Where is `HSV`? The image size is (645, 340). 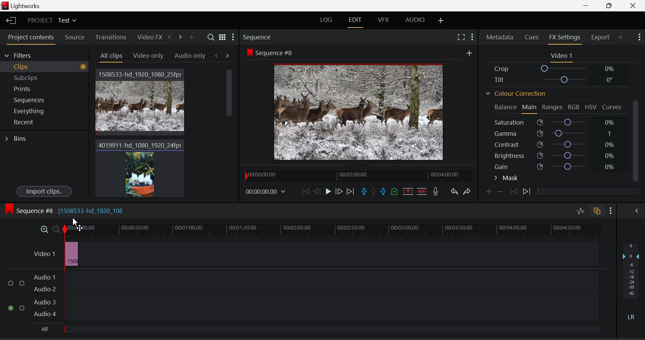
HSV is located at coordinates (591, 108).